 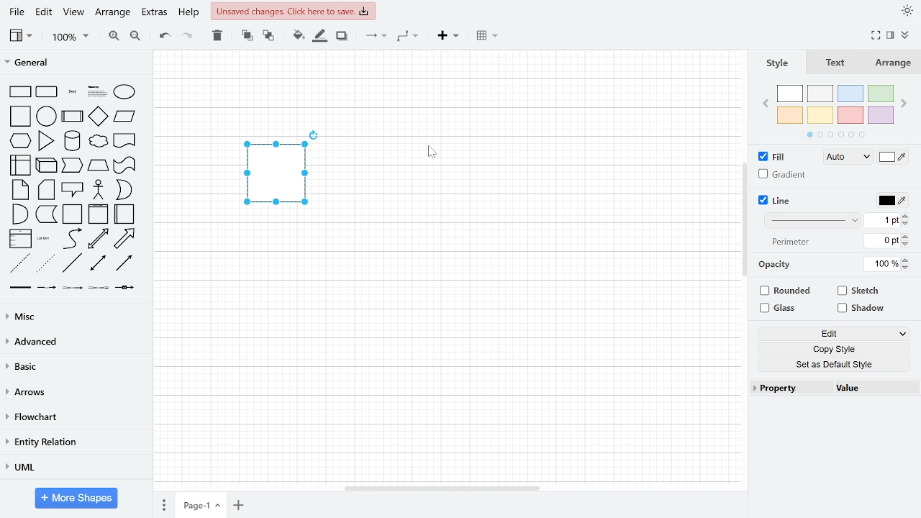 What do you see at coordinates (99, 263) in the screenshot?
I see `bidirectional connector` at bounding box center [99, 263].